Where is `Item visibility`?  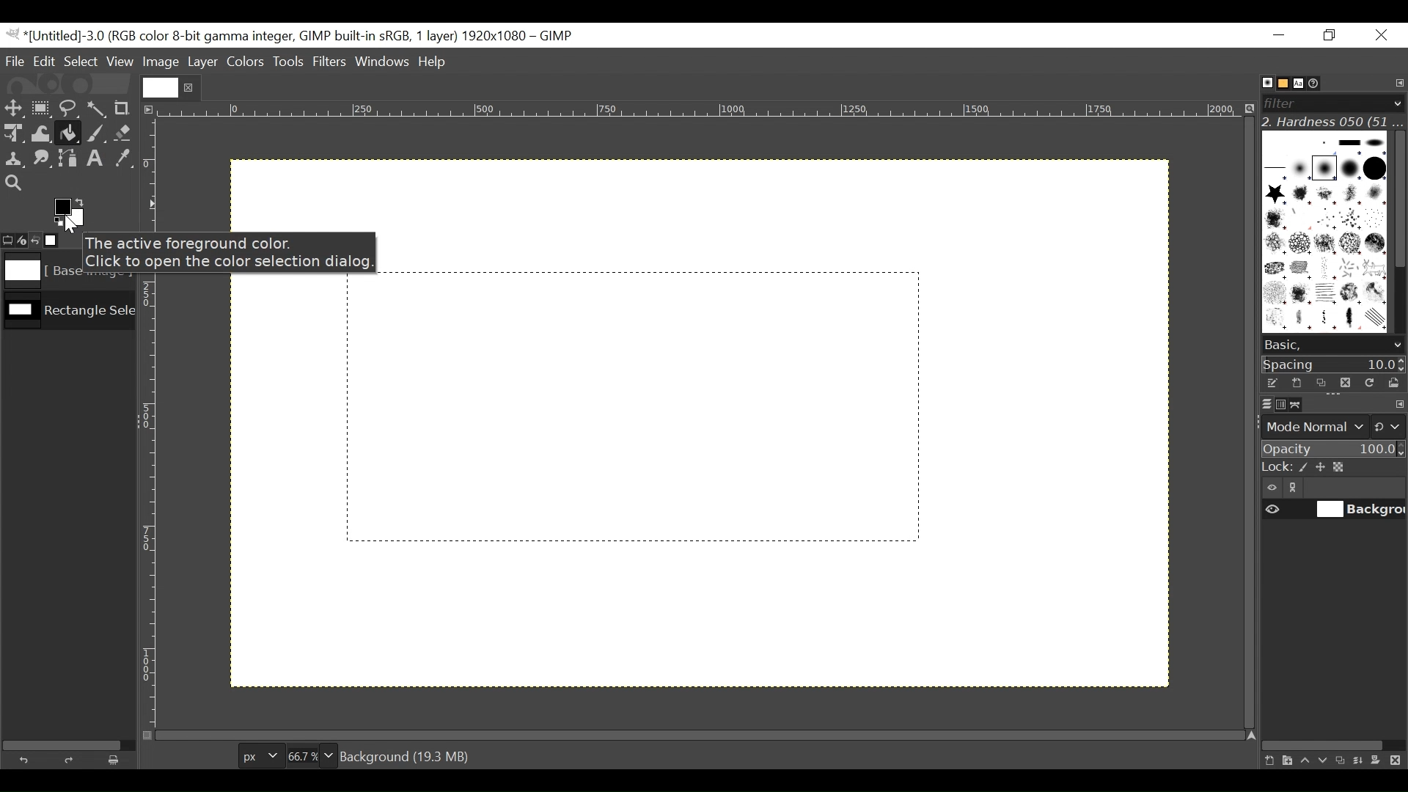
Item visibility is located at coordinates (1272, 488).